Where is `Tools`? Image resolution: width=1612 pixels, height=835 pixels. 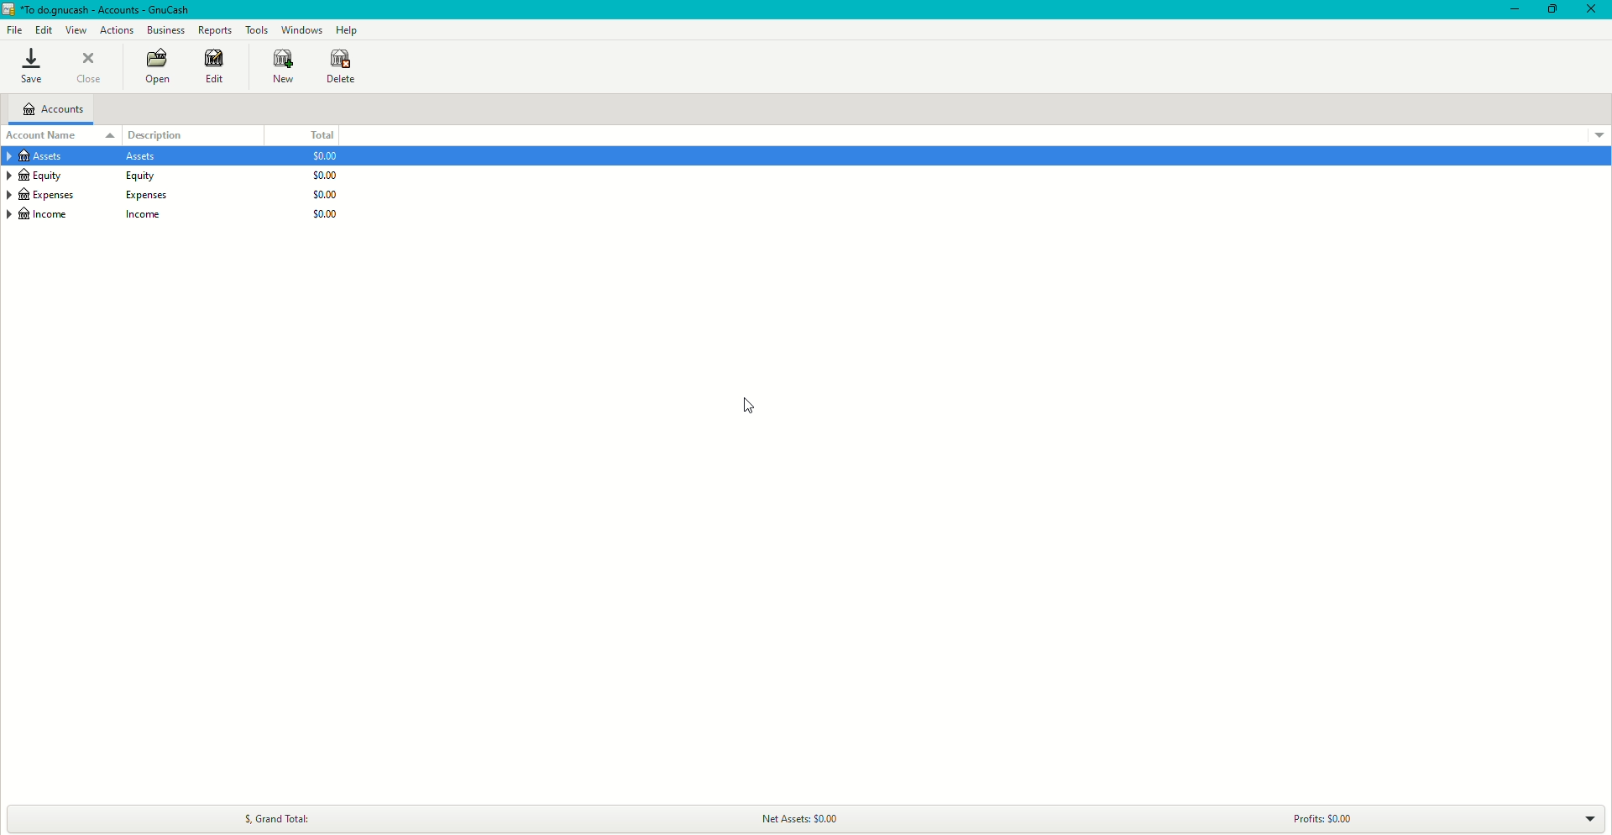
Tools is located at coordinates (257, 30).